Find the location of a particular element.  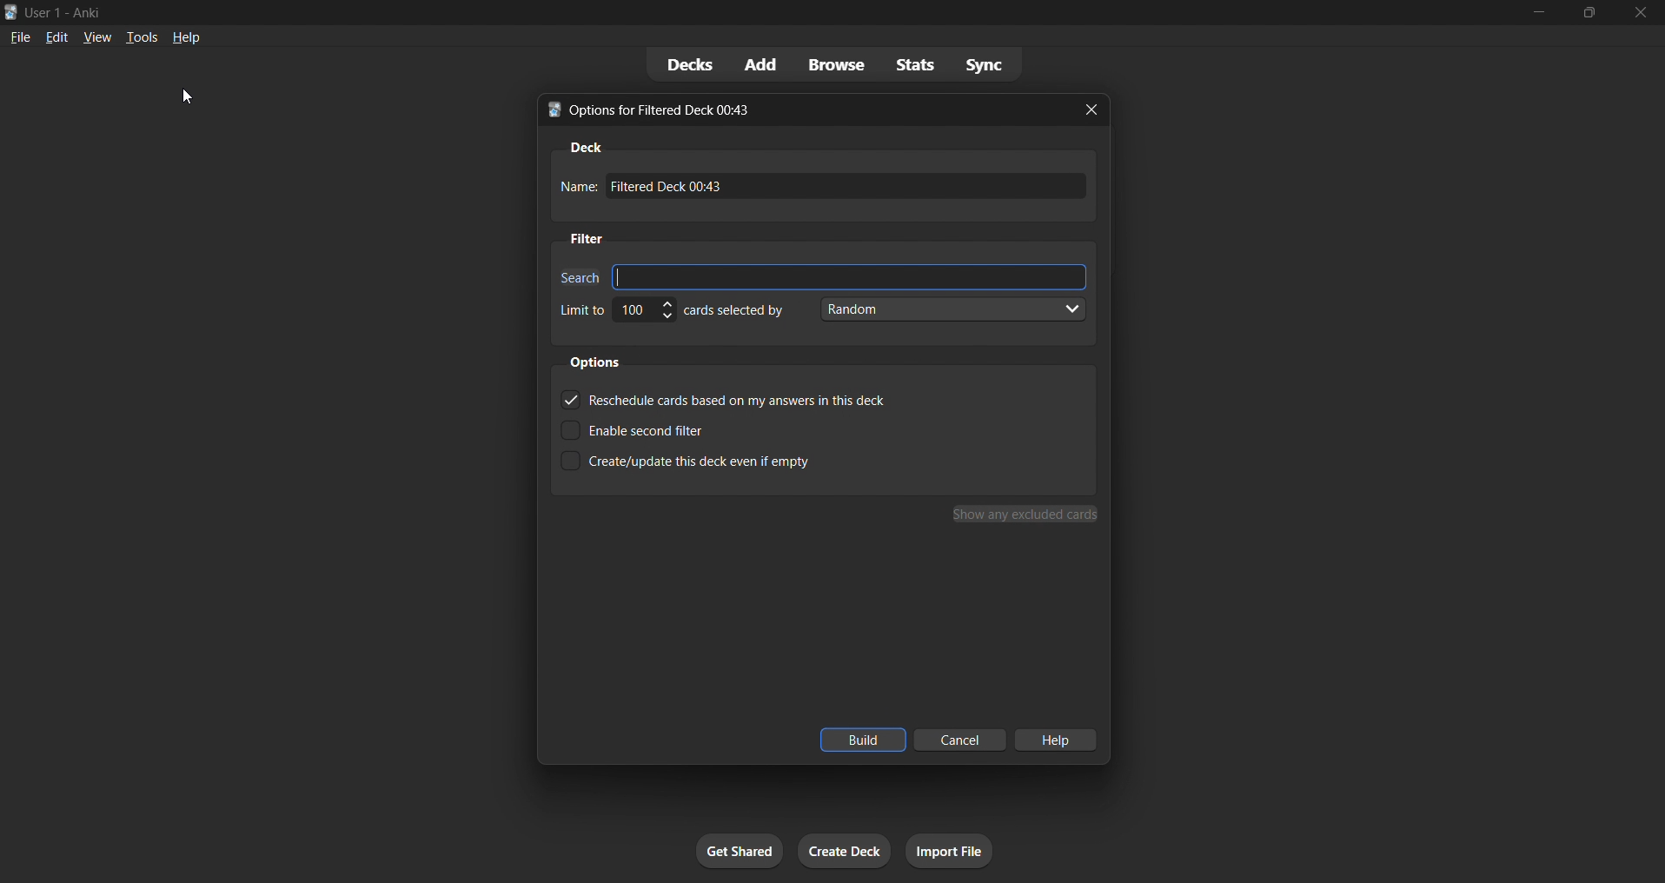

card selected by is located at coordinates (740, 312).